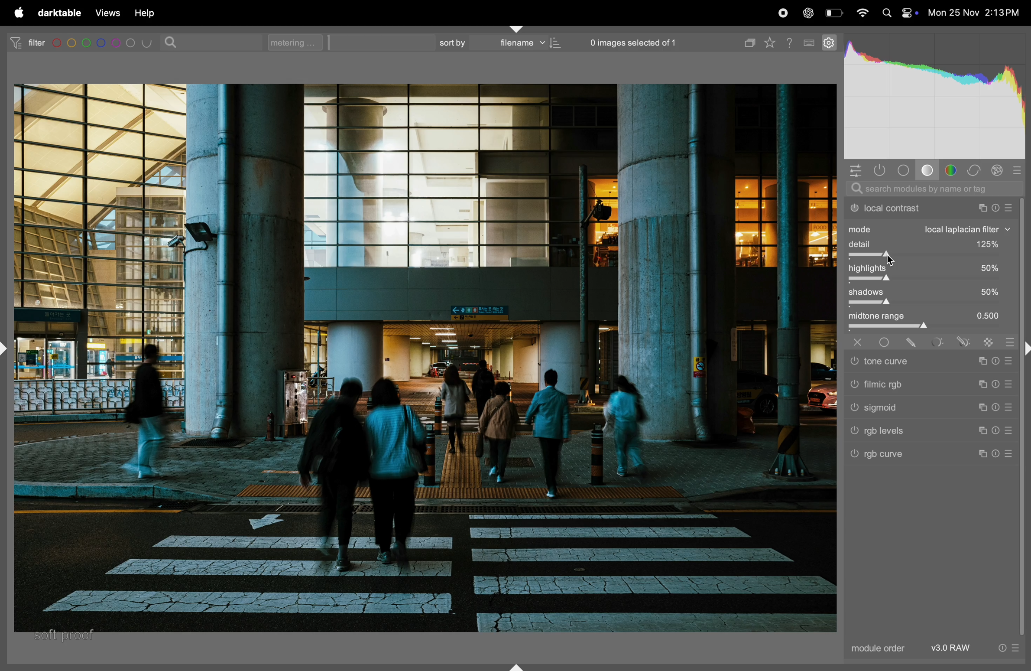 The height and width of the screenshot is (671, 1031). What do you see at coordinates (939, 342) in the screenshot?
I see `parametric mask` at bounding box center [939, 342].